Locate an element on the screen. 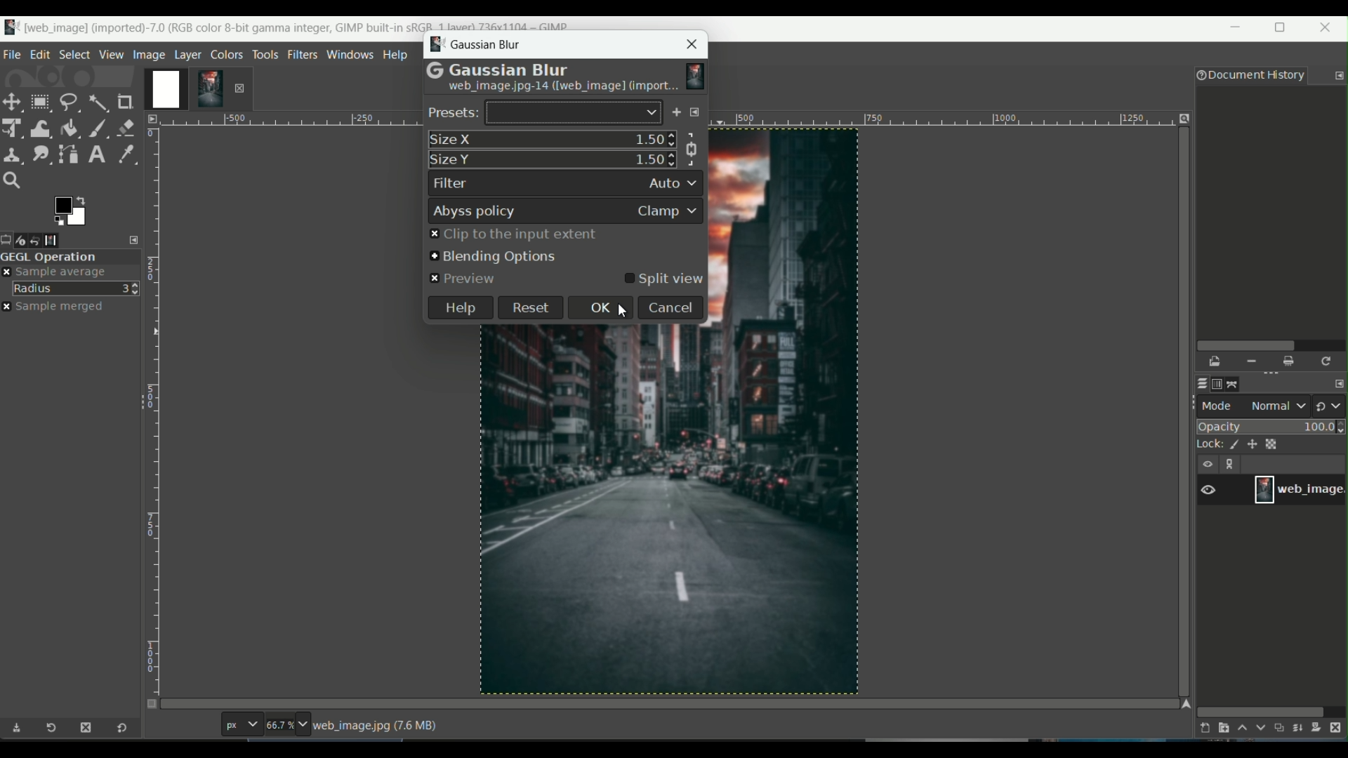  tools tab is located at coordinates (265, 54).